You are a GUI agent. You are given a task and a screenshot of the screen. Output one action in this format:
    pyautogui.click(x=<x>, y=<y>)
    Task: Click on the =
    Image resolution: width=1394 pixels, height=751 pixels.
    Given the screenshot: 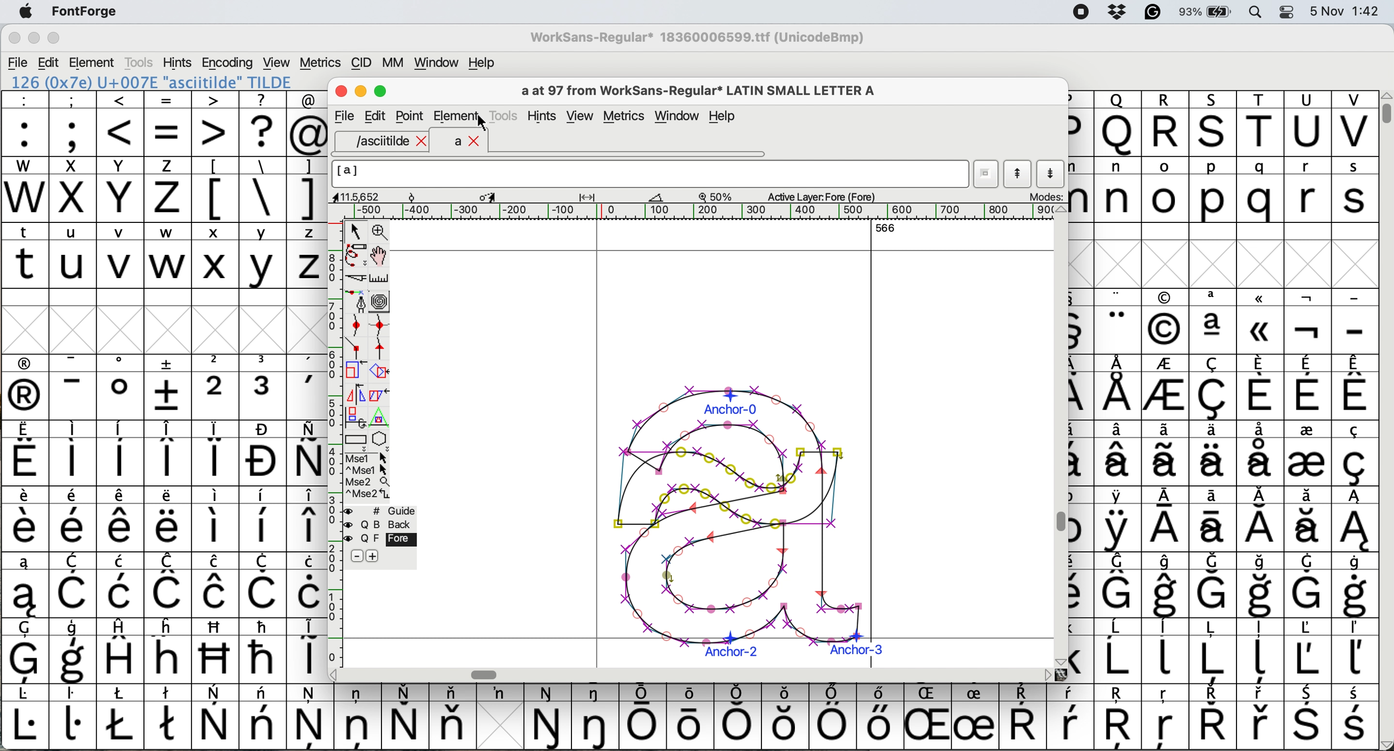 What is the action you would take?
    pyautogui.click(x=169, y=124)
    